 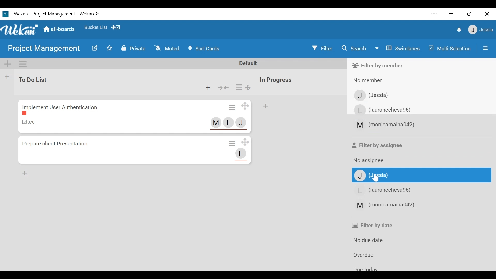 What do you see at coordinates (279, 79) in the screenshot?
I see `in progress` at bounding box center [279, 79].